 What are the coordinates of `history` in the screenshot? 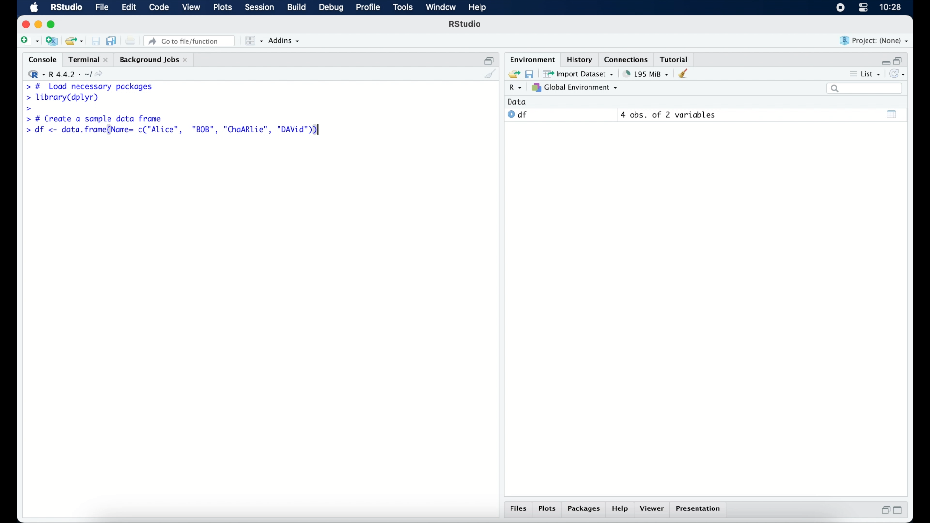 It's located at (579, 59).